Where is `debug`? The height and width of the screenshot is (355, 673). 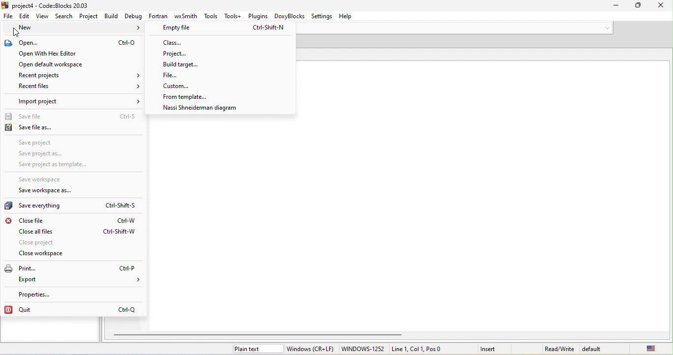 debug is located at coordinates (133, 17).